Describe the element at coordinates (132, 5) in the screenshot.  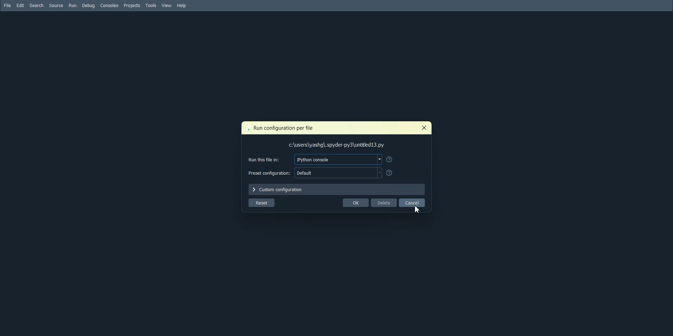
I see `Projects` at that location.